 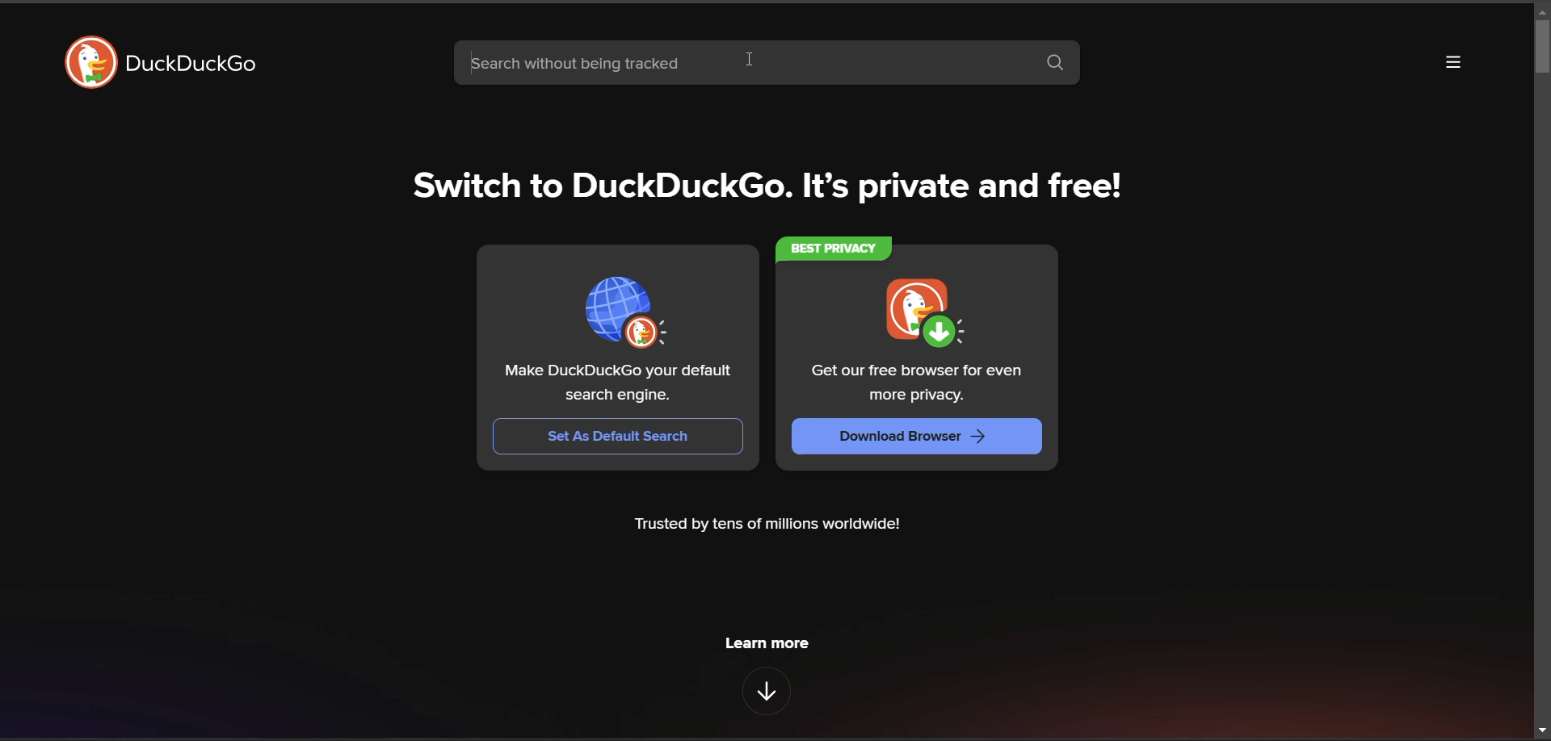 What do you see at coordinates (1457, 64) in the screenshot?
I see `more options` at bounding box center [1457, 64].